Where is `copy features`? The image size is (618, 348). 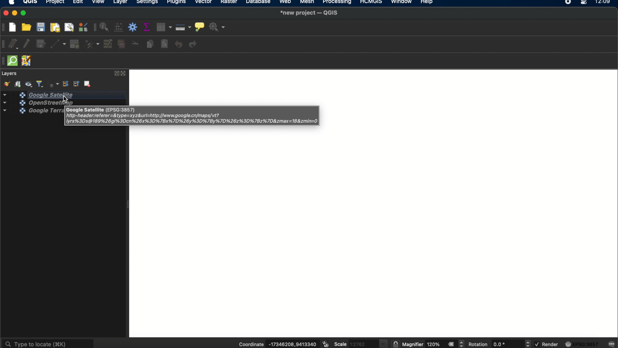
copy features is located at coordinates (150, 44).